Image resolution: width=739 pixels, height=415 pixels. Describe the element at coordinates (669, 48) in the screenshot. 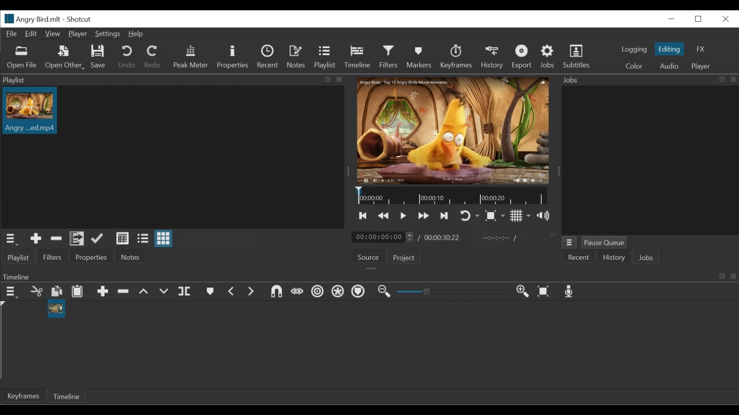

I see `Editing` at that location.